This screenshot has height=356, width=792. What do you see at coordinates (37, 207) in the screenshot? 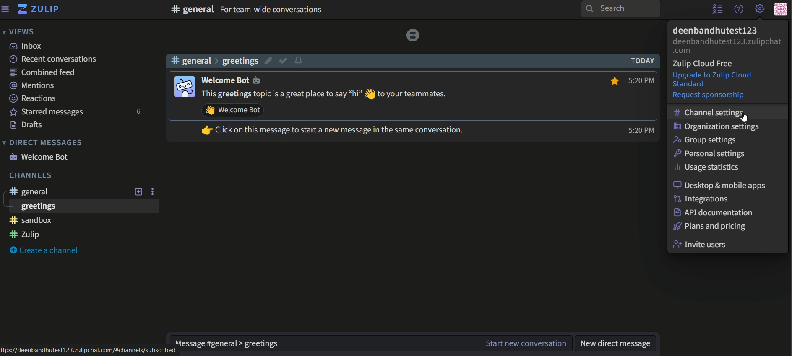
I see `greetings` at bounding box center [37, 207].